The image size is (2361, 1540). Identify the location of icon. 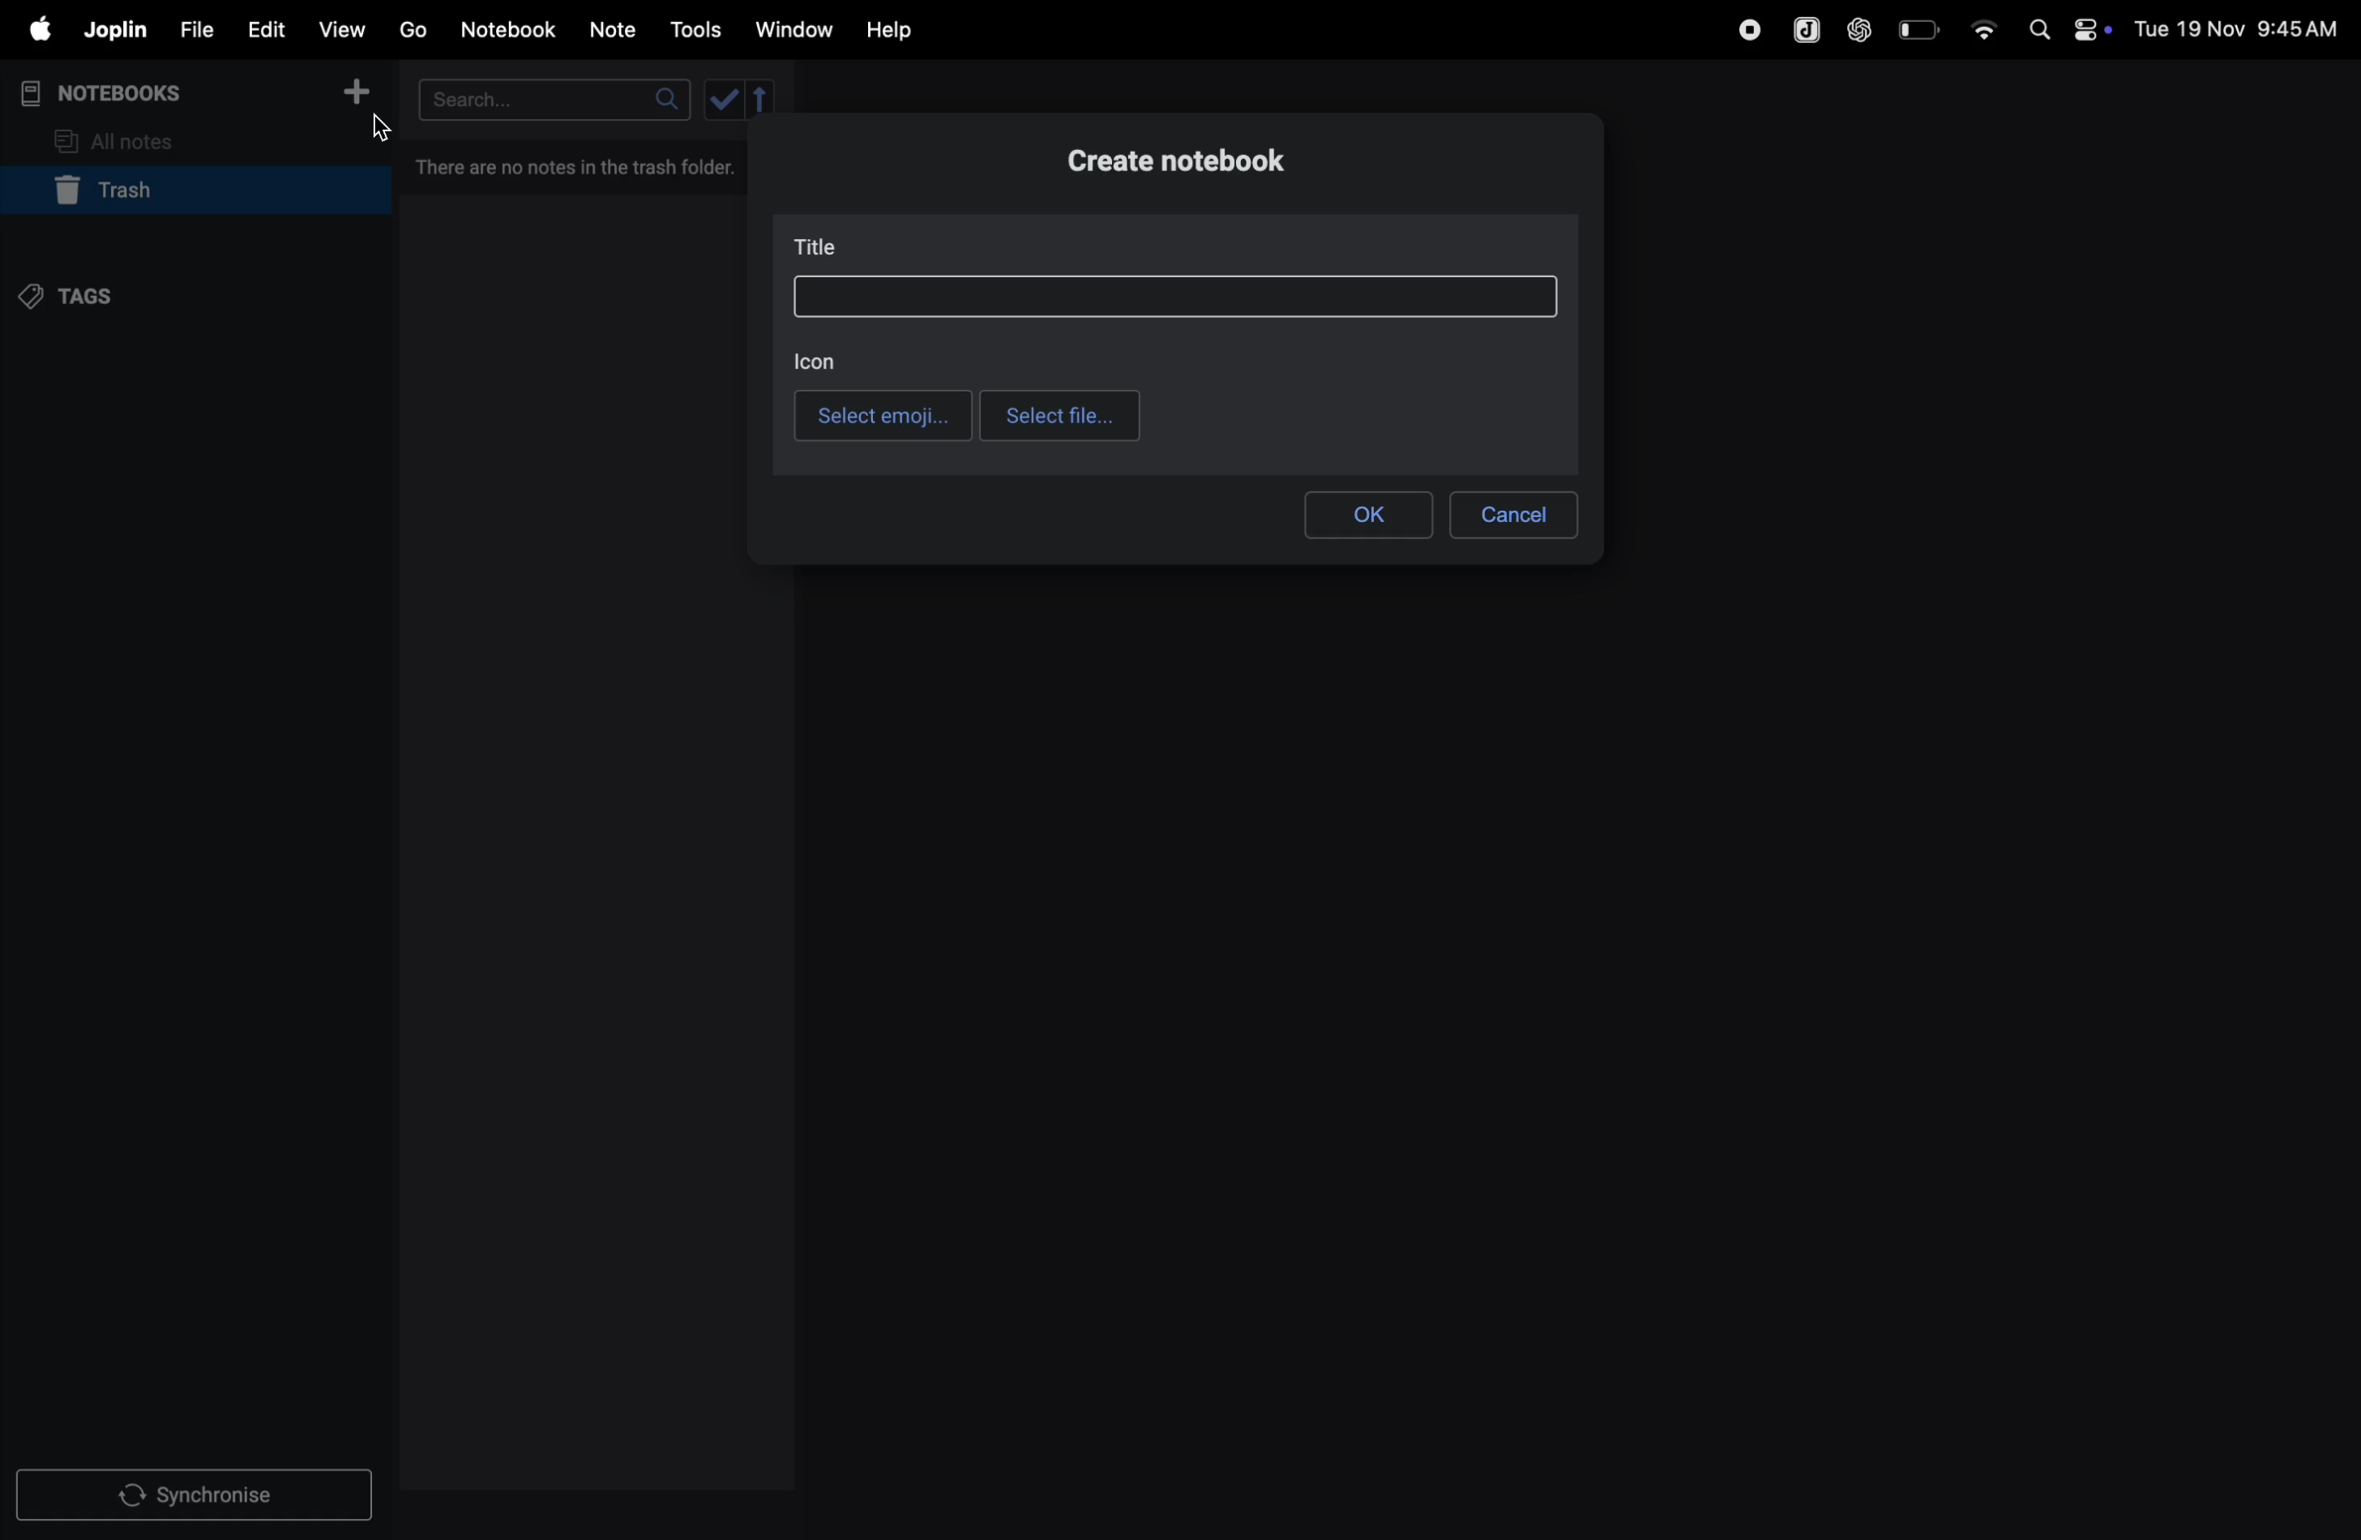
(816, 357).